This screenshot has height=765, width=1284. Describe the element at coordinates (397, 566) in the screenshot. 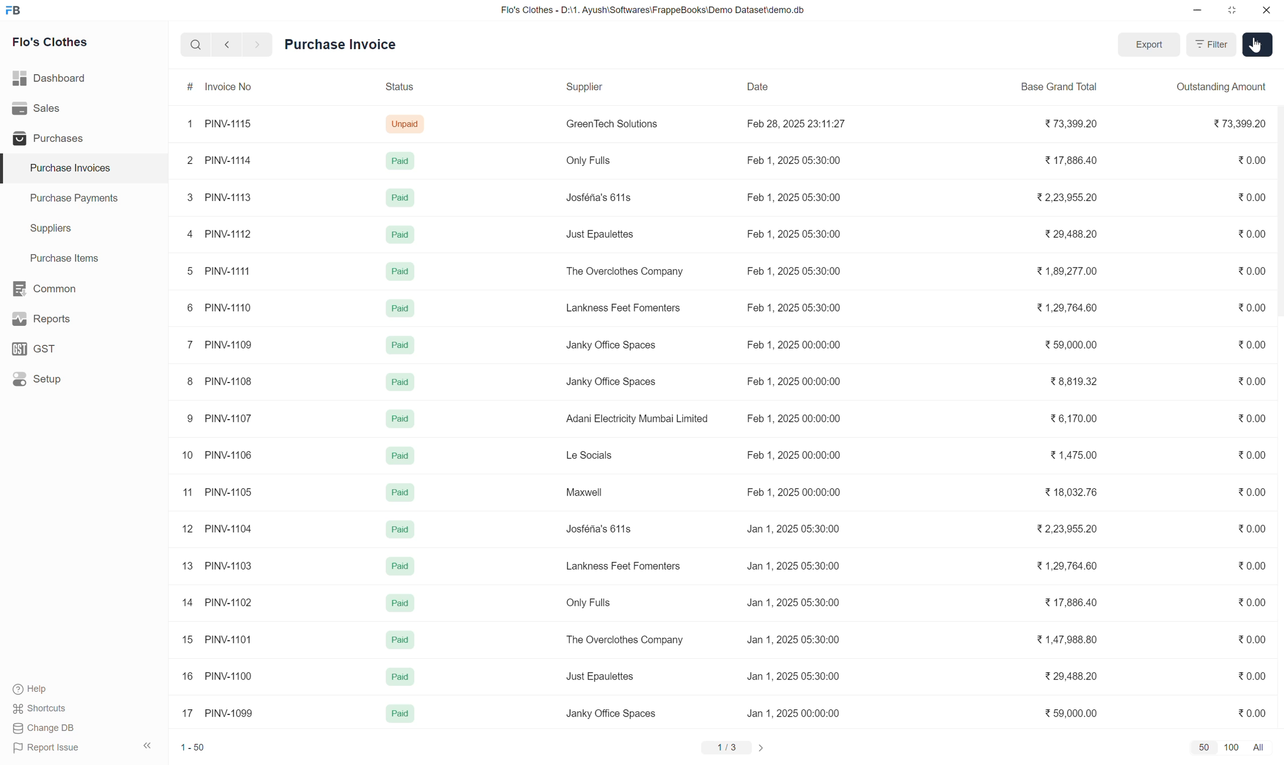

I see `Paid` at that location.